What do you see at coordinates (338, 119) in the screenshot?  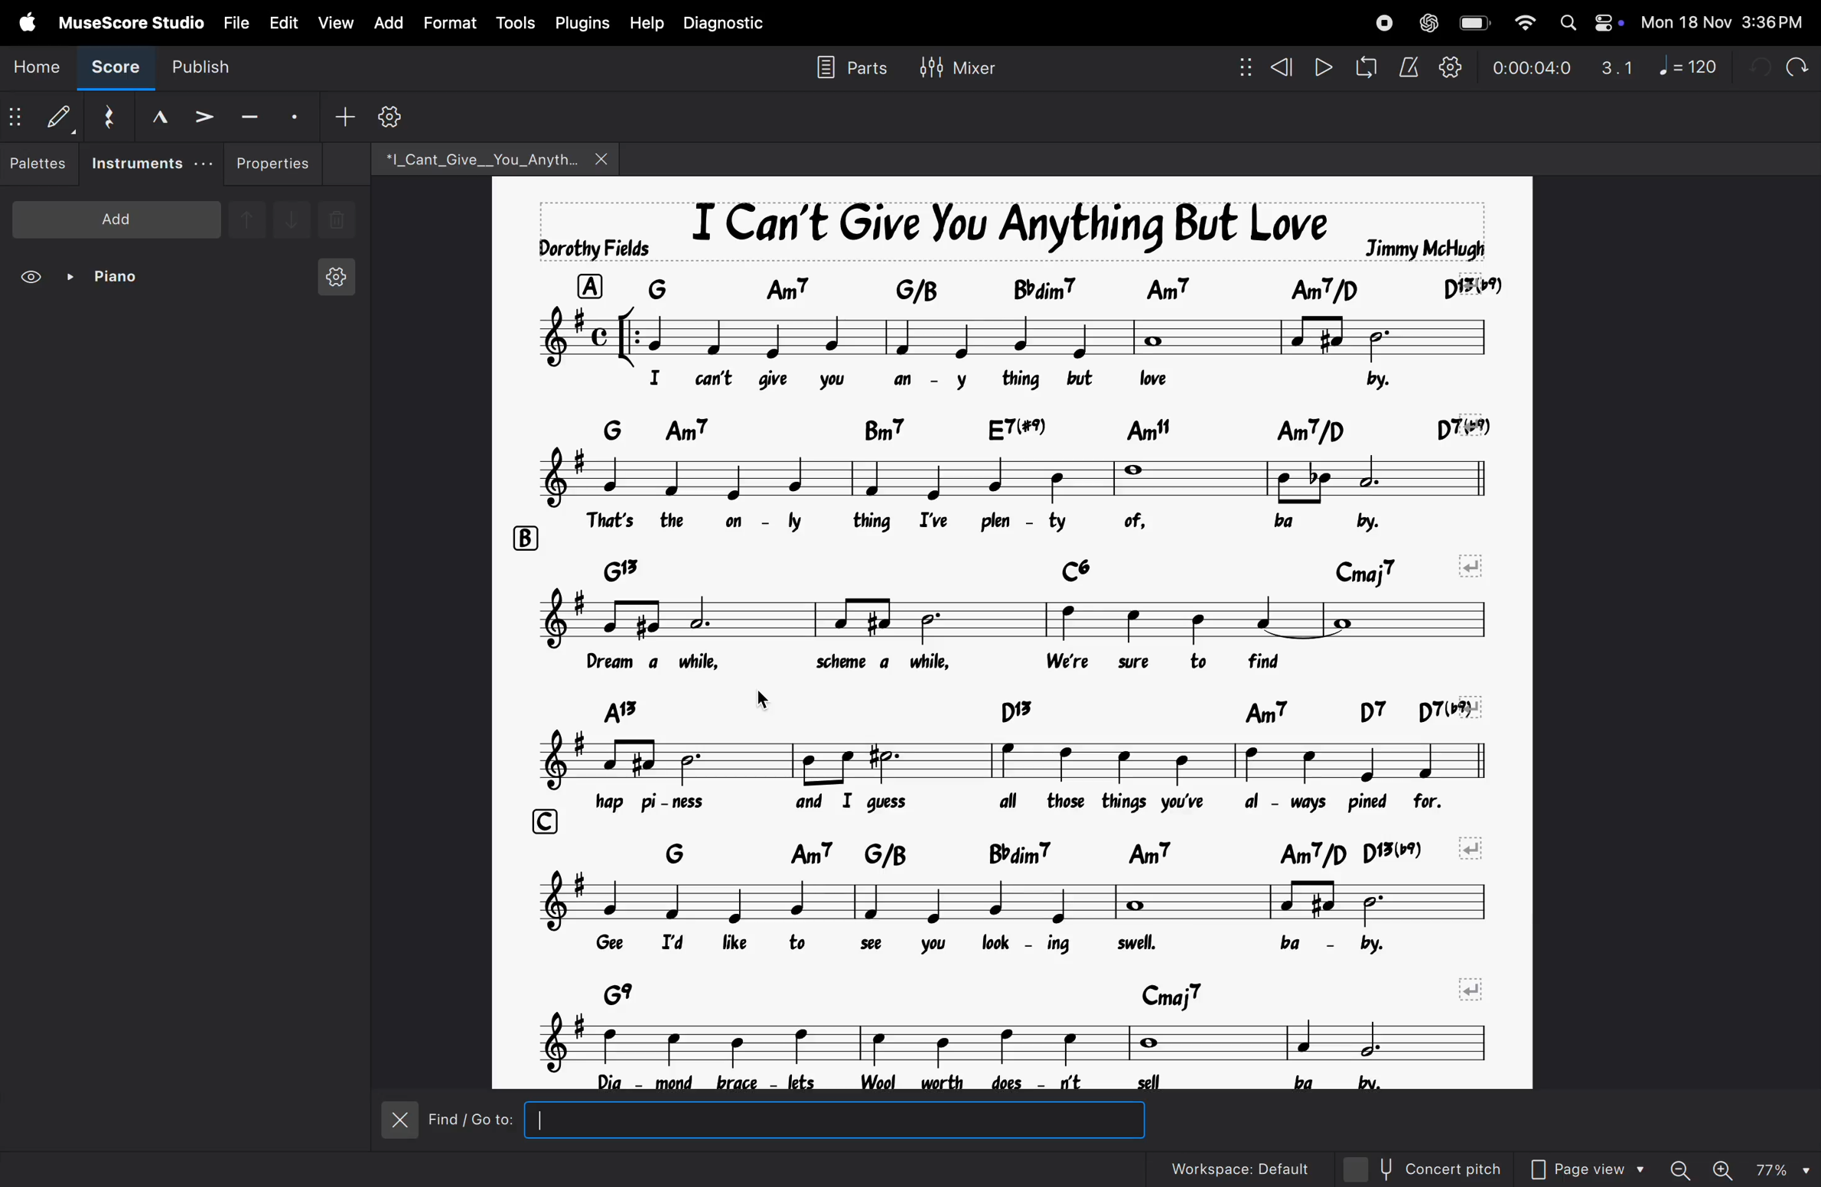 I see `add` at bounding box center [338, 119].